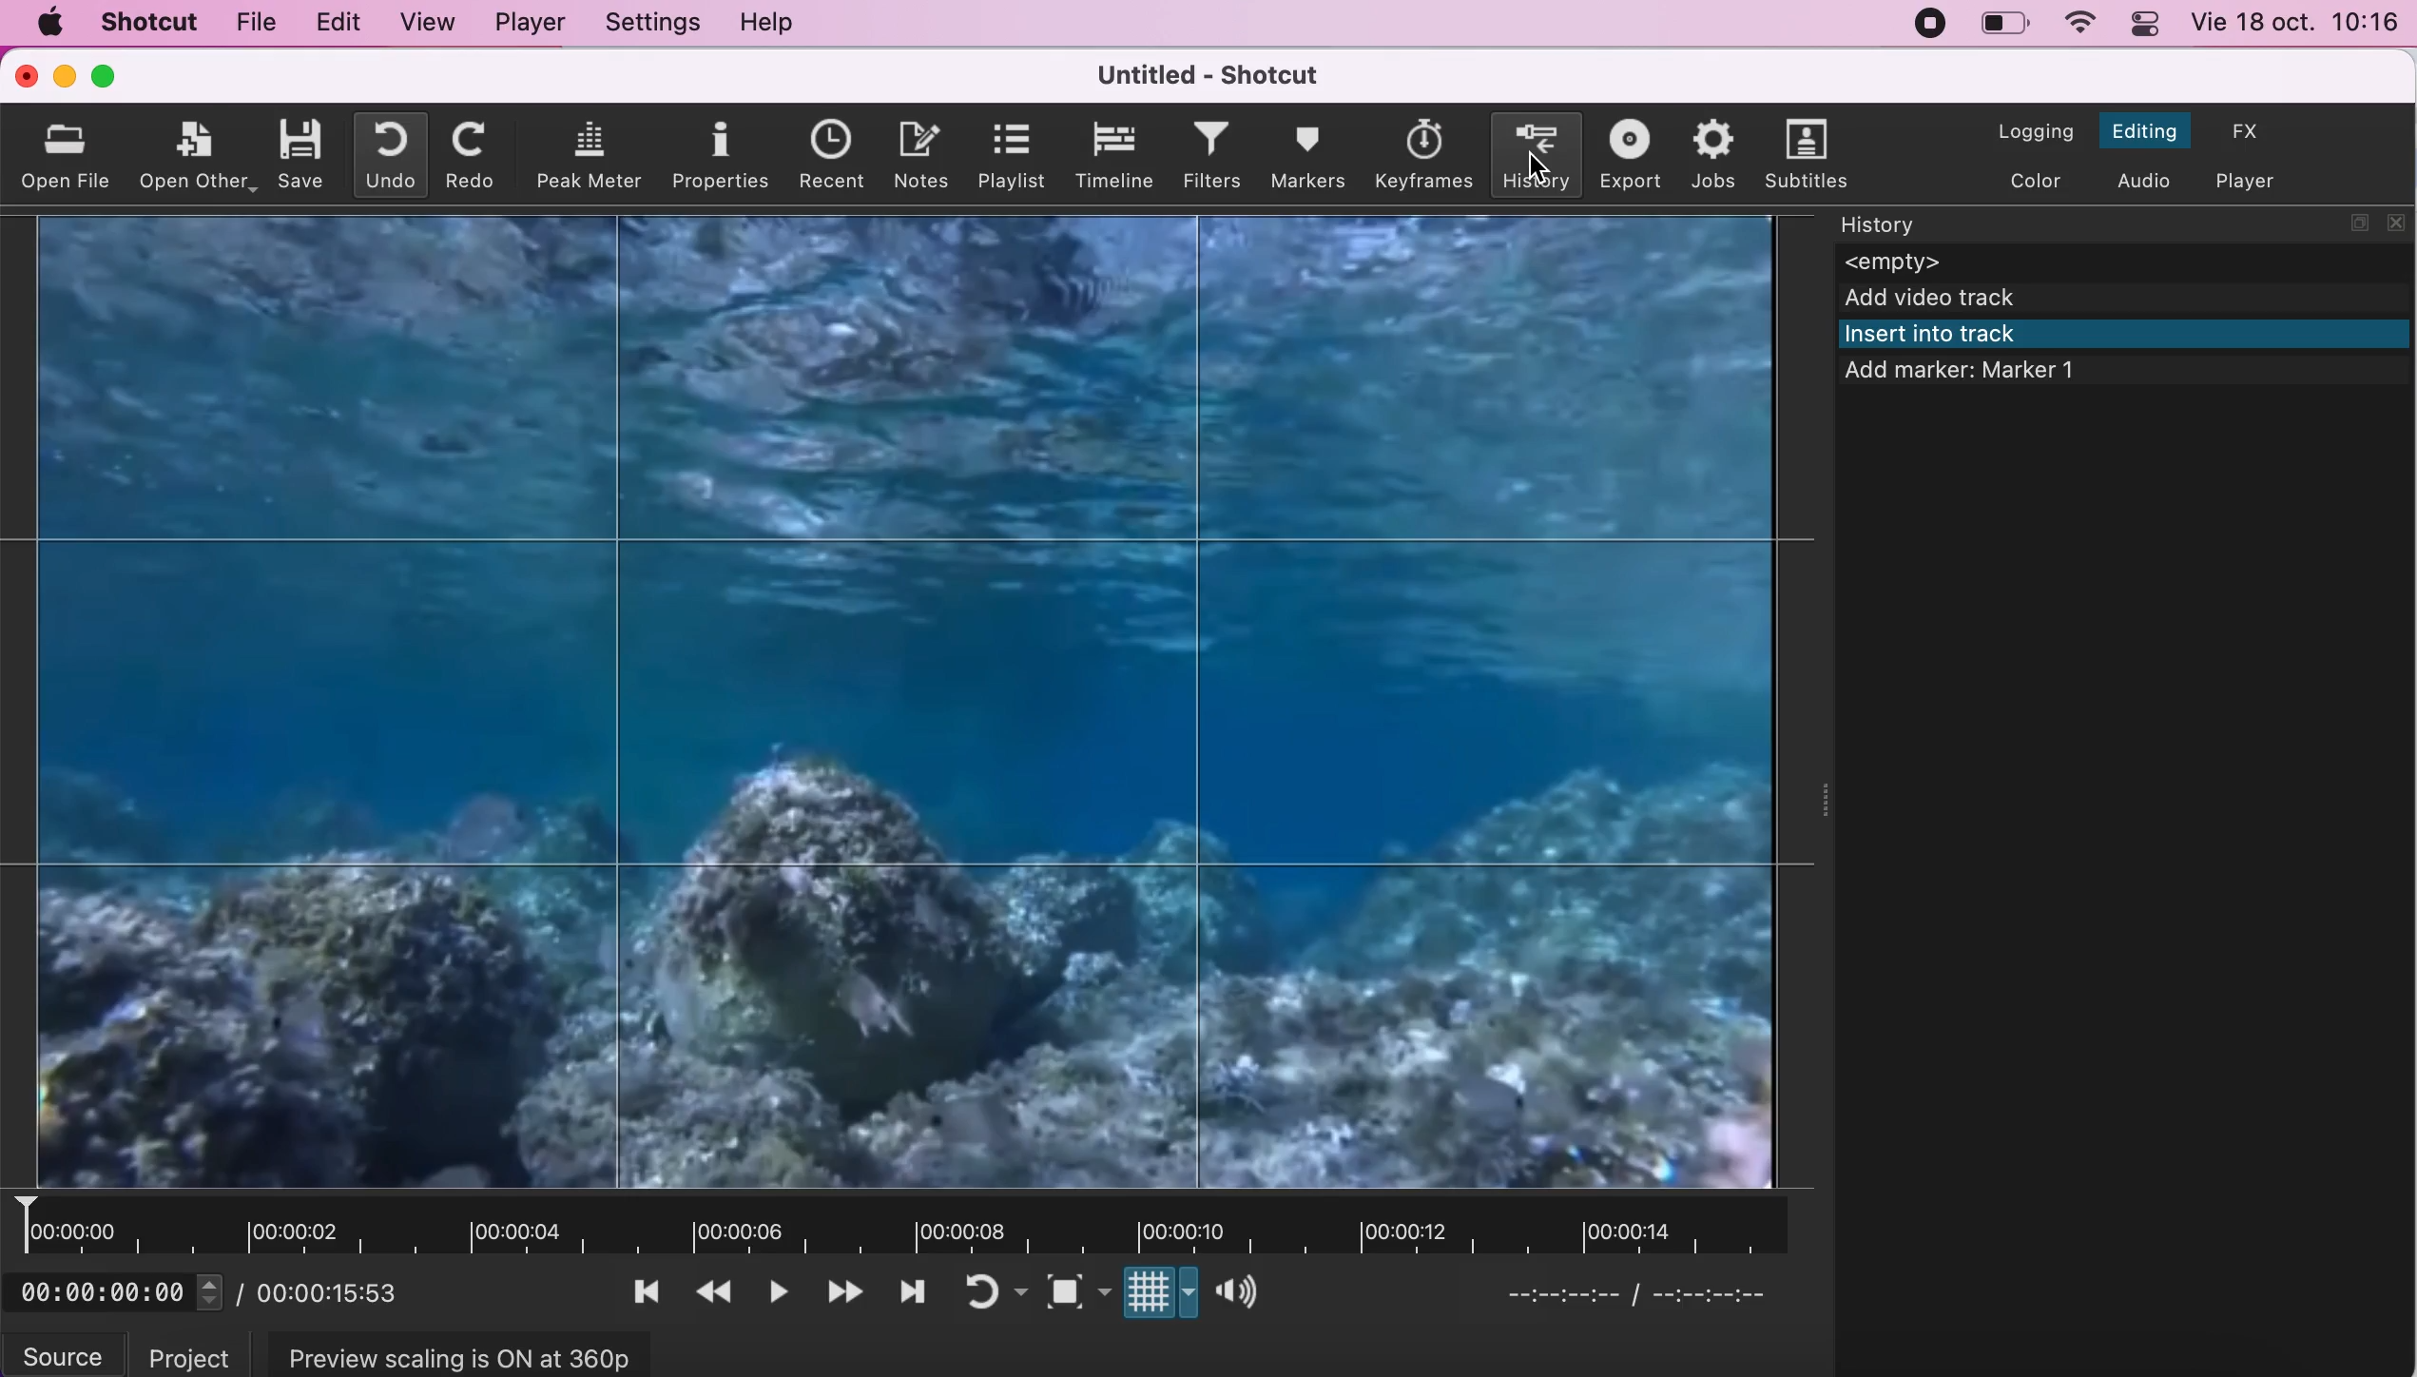 This screenshot has width=2417, height=1377. What do you see at coordinates (721, 156) in the screenshot?
I see `properties` at bounding box center [721, 156].